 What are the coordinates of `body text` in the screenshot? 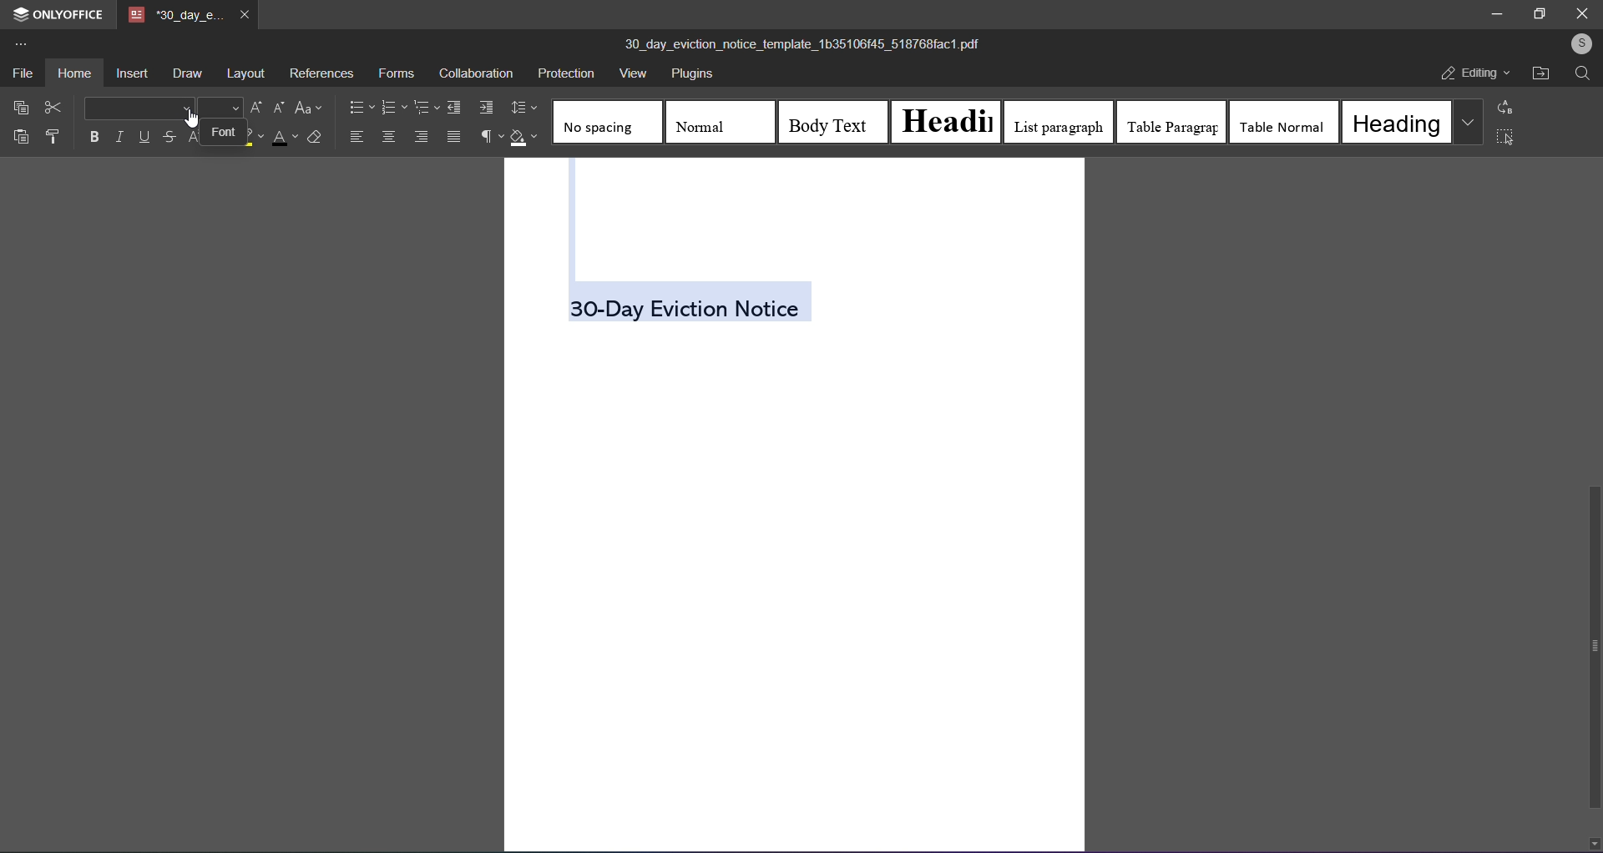 It's located at (830, 121).